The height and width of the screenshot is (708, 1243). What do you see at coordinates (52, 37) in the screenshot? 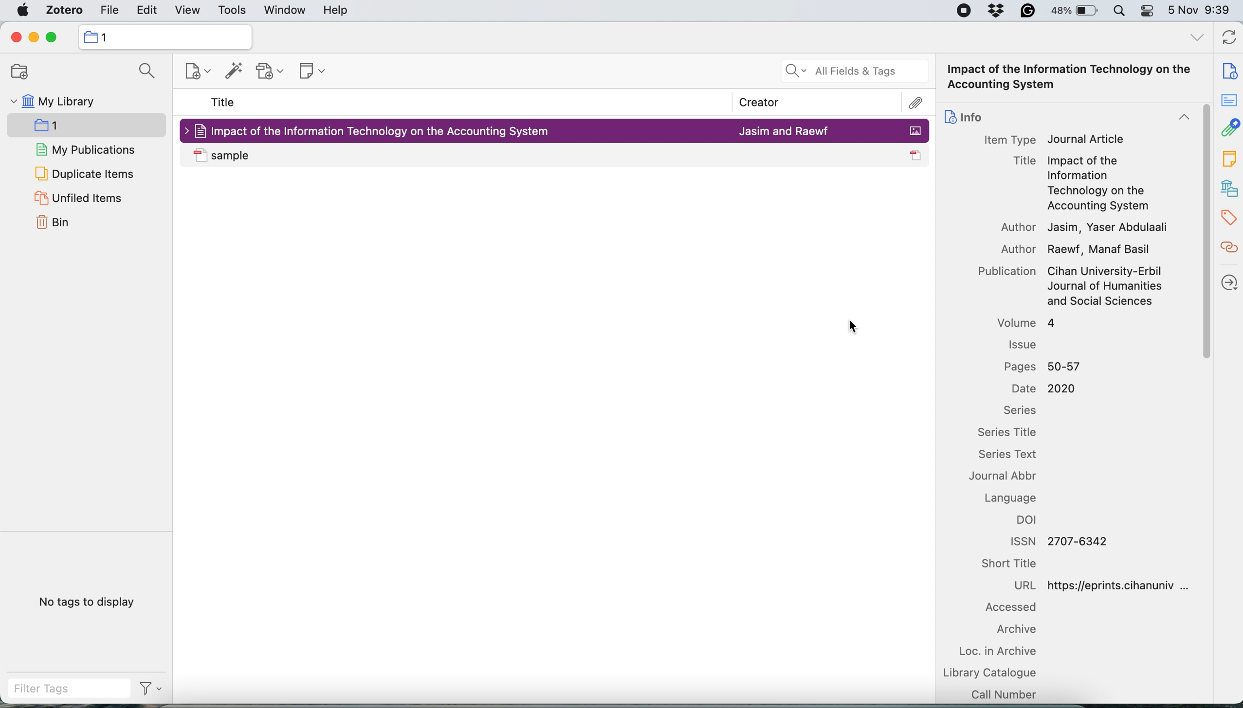
I see `maximise` at bounding box center [52, 37].